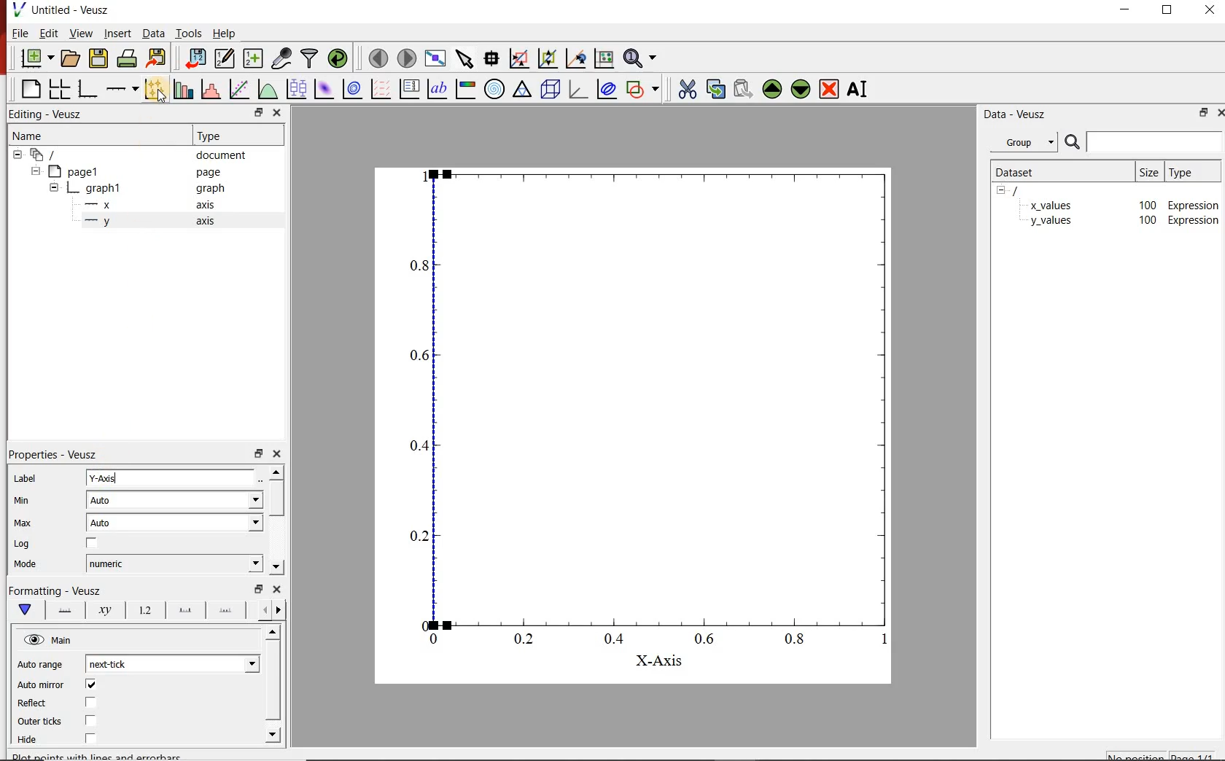  I want to click on major ticks, so click(186, 610).